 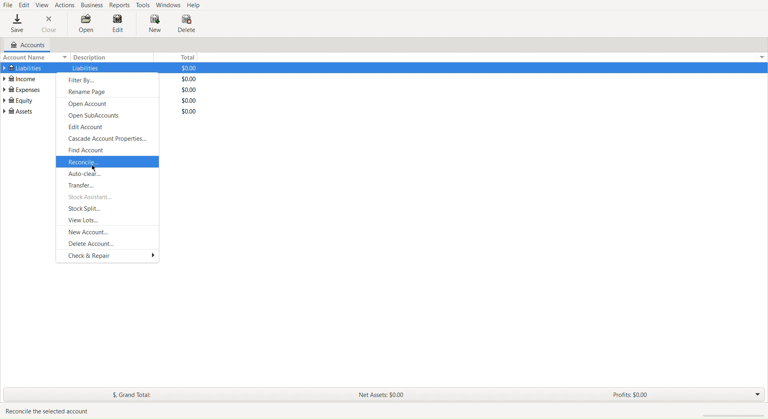 What do you see at coordinates (186, 57) in the screenshot?
I see `Total` at bounding box center [186, 57].